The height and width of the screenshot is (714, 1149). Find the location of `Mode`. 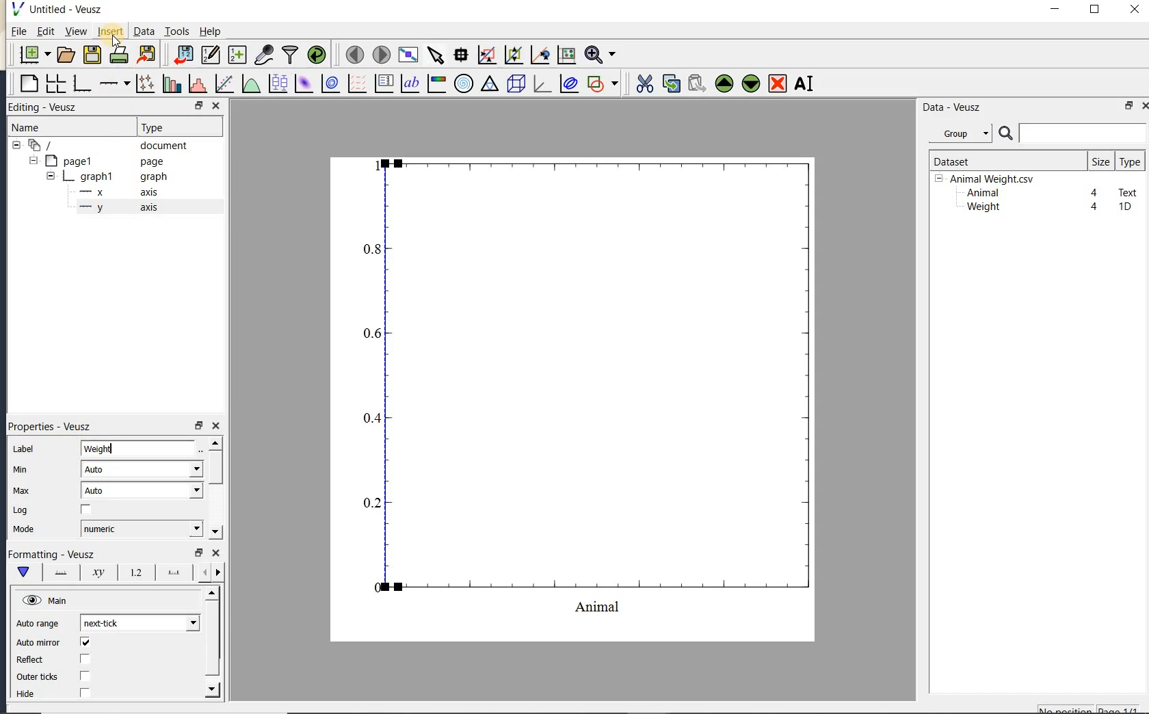

Mode is located at coordinates (23, 530).